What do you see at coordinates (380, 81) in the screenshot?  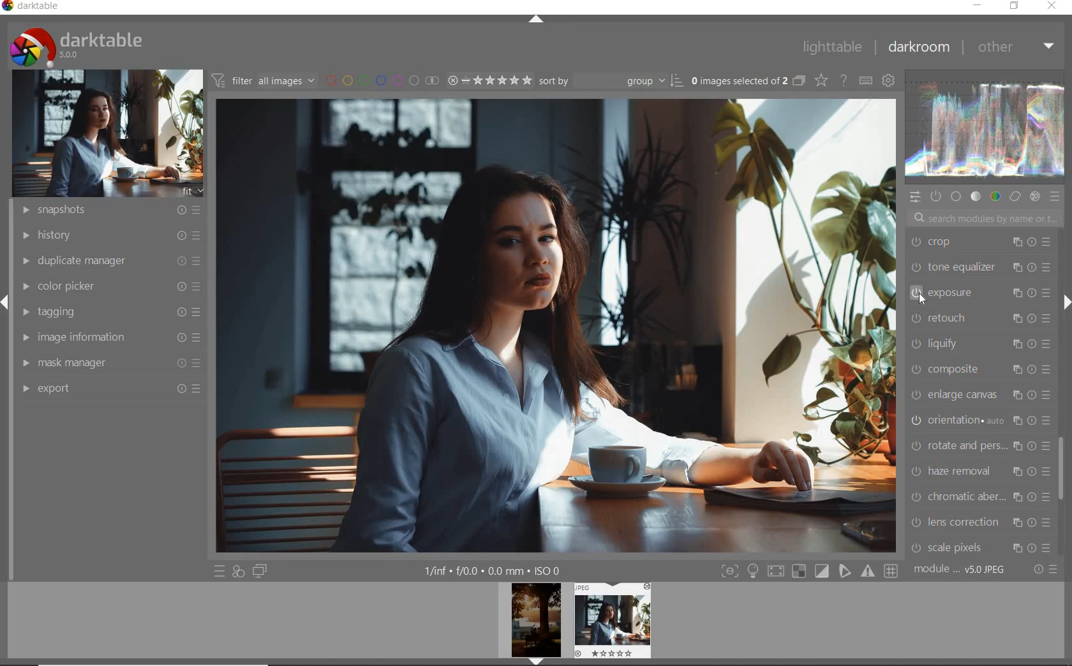 I see `FILTER BY IMAGE COLOR LABEL` at bounding box center [380, 81].